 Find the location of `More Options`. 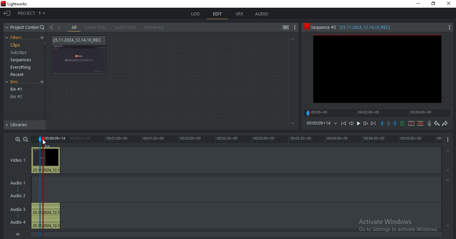

More Options is located at coordinates (449, 140).